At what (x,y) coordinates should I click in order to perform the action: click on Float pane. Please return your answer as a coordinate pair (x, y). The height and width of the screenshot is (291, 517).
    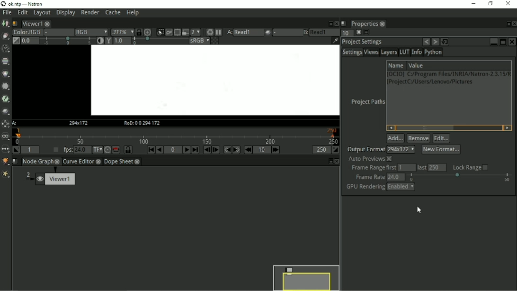
    Looking at the image, I should click on (507, 24).